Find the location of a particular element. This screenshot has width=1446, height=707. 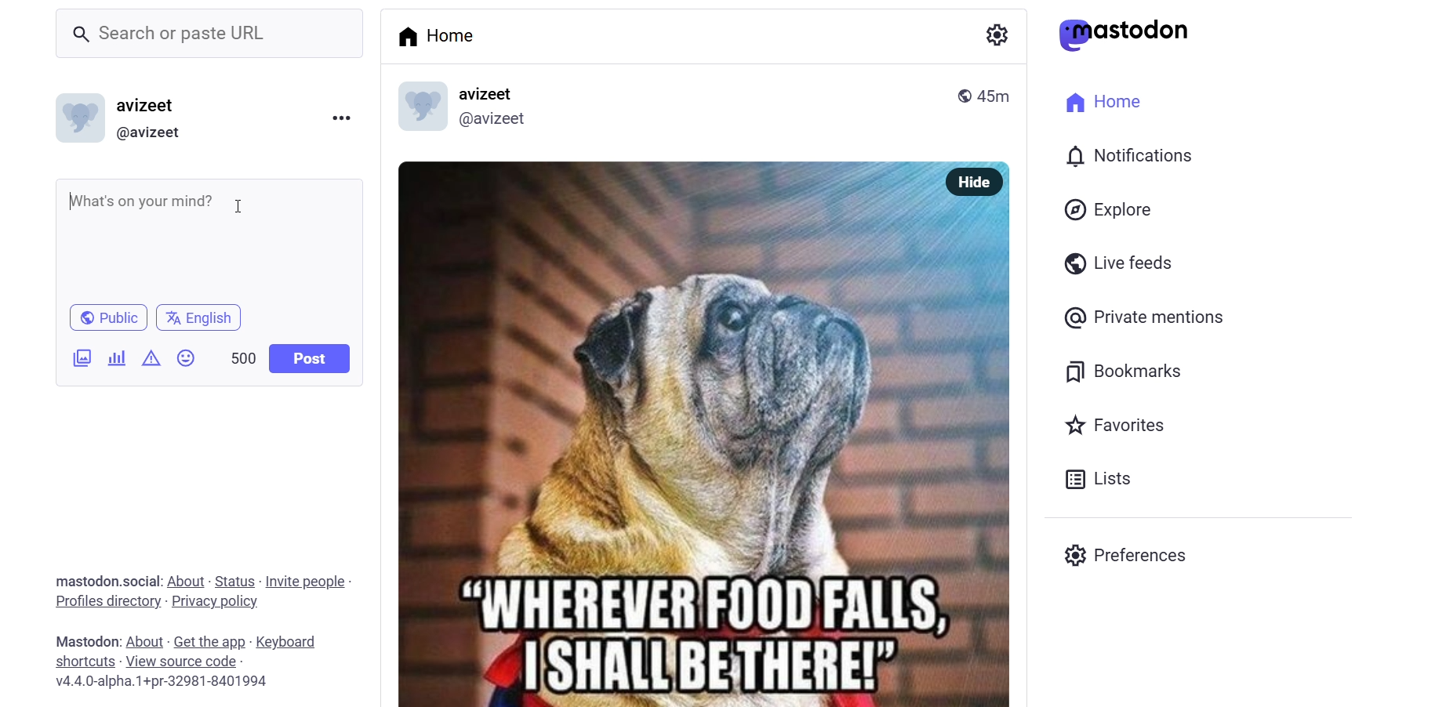

logo is located at coordinates (419, 109).